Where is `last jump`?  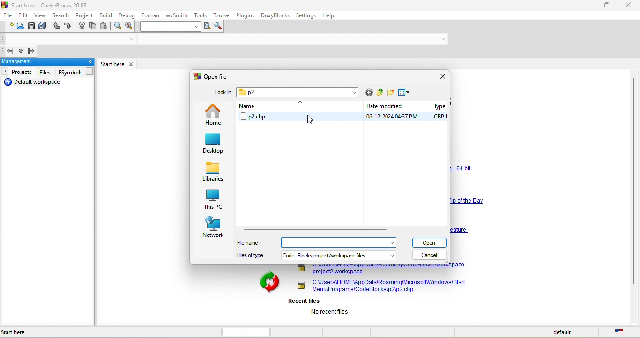 last jump is located at coordinates (22, 51).